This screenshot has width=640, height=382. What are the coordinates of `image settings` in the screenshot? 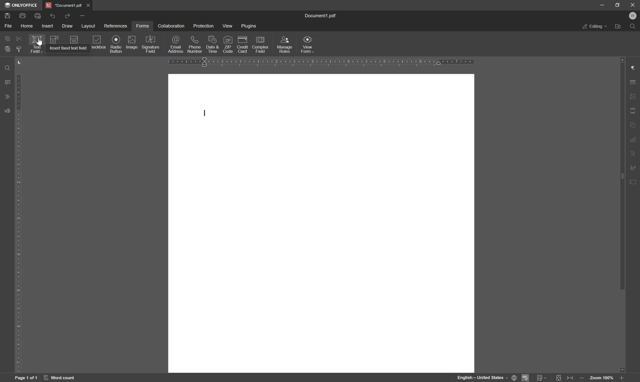 It's located at (634, 97).